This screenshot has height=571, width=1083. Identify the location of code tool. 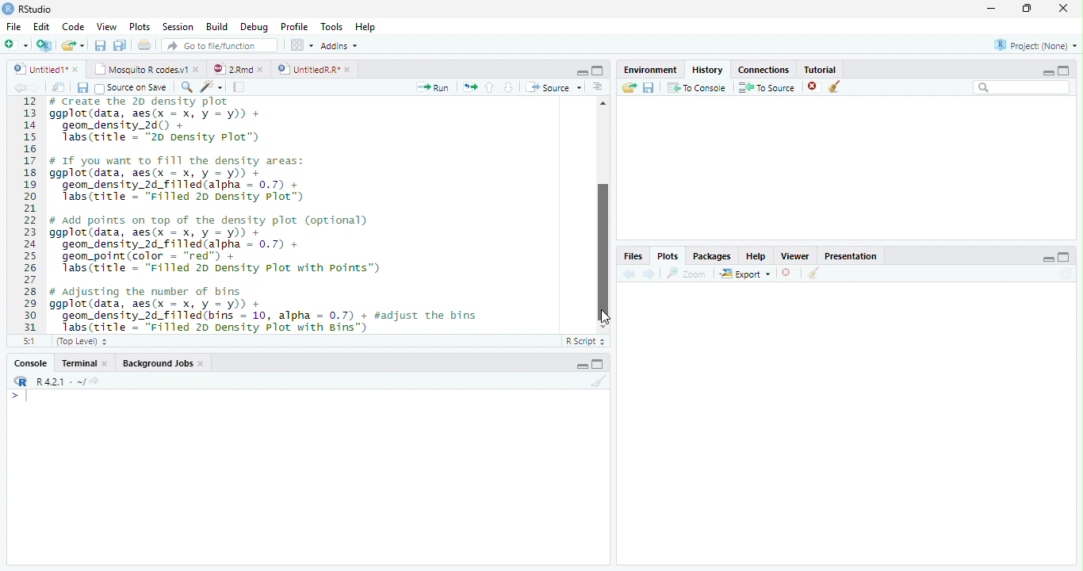
(212, 87).